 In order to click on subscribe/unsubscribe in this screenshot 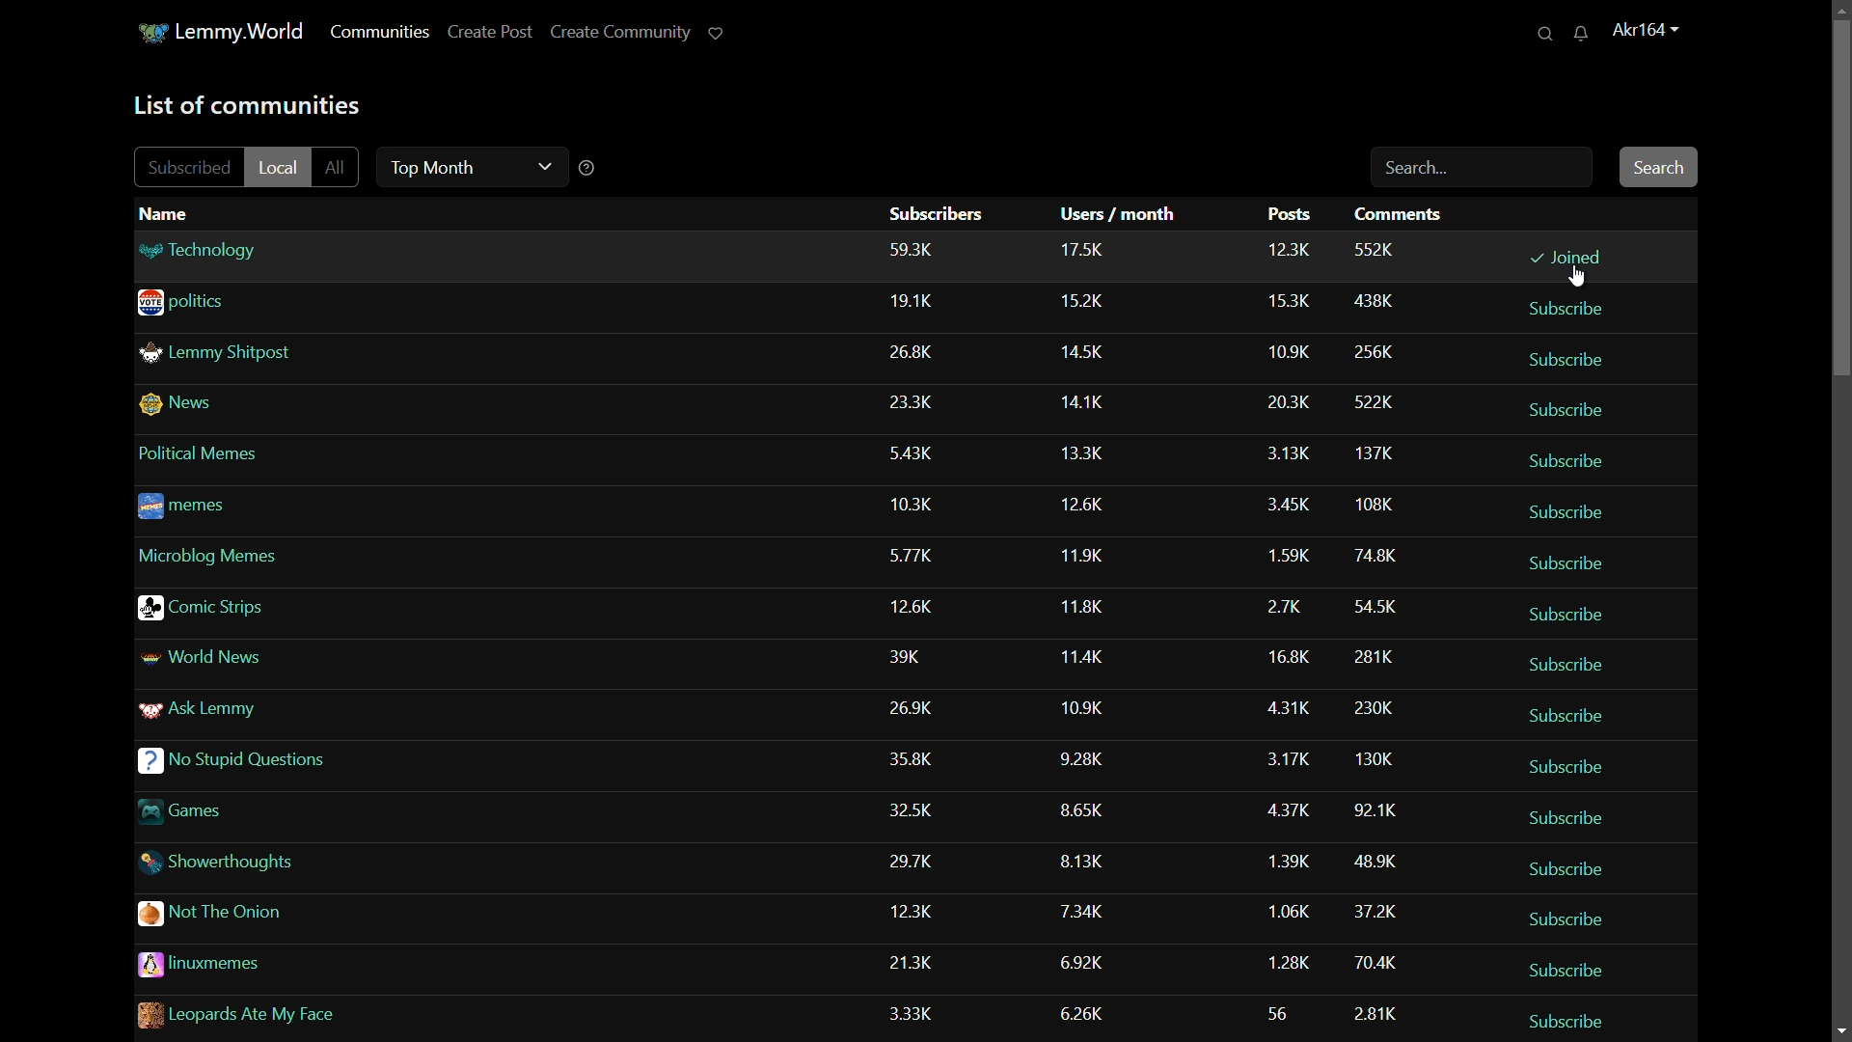, I will do `click(1568, 560)`.